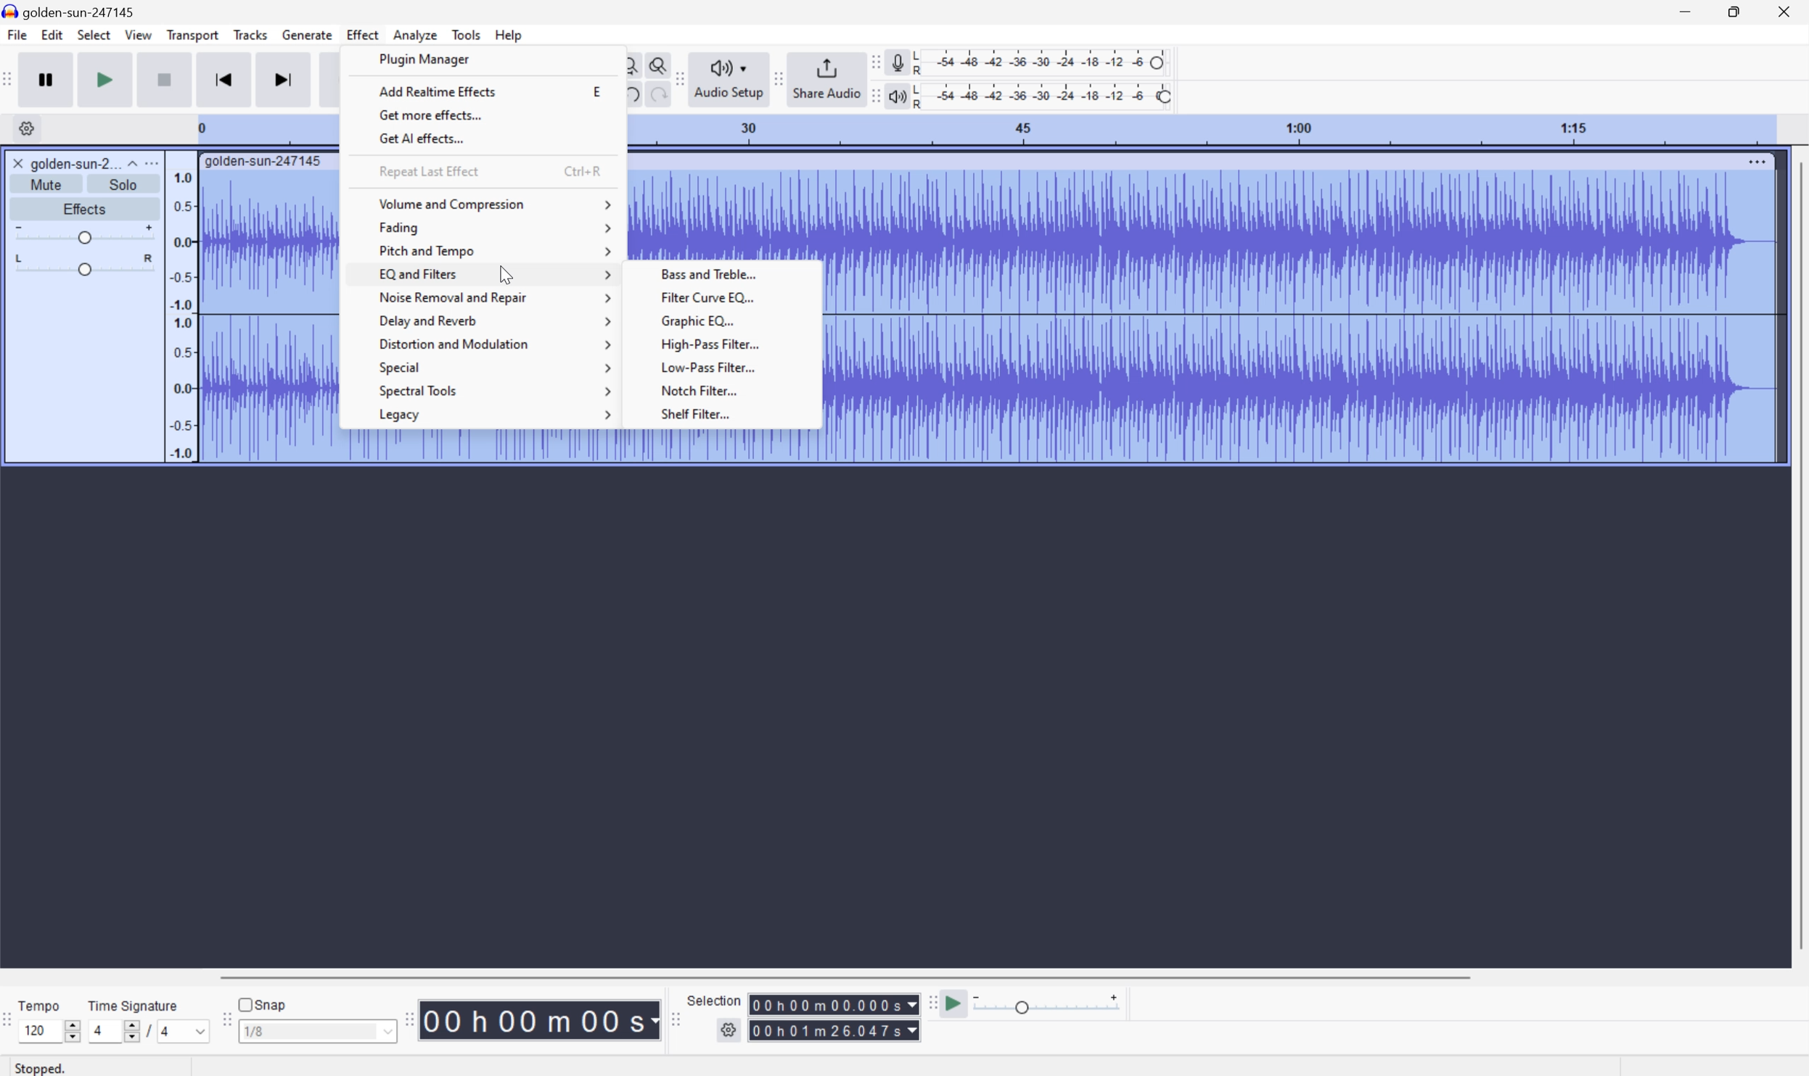 Image resolution: width=1809 pixels, height=1076 pixels. What do you see at coordinates (734, 276) in the screenshot?
I see `Bass and treble...` at bounding box center [734, 276].